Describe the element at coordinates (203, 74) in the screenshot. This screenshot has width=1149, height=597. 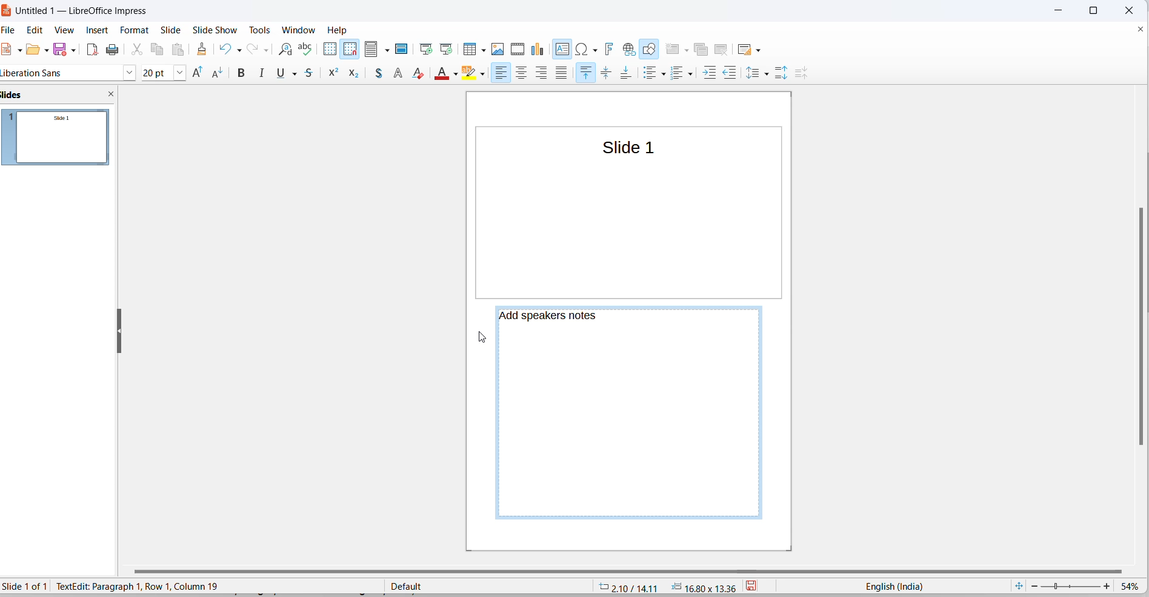
I see `curves and polygons` at that location.